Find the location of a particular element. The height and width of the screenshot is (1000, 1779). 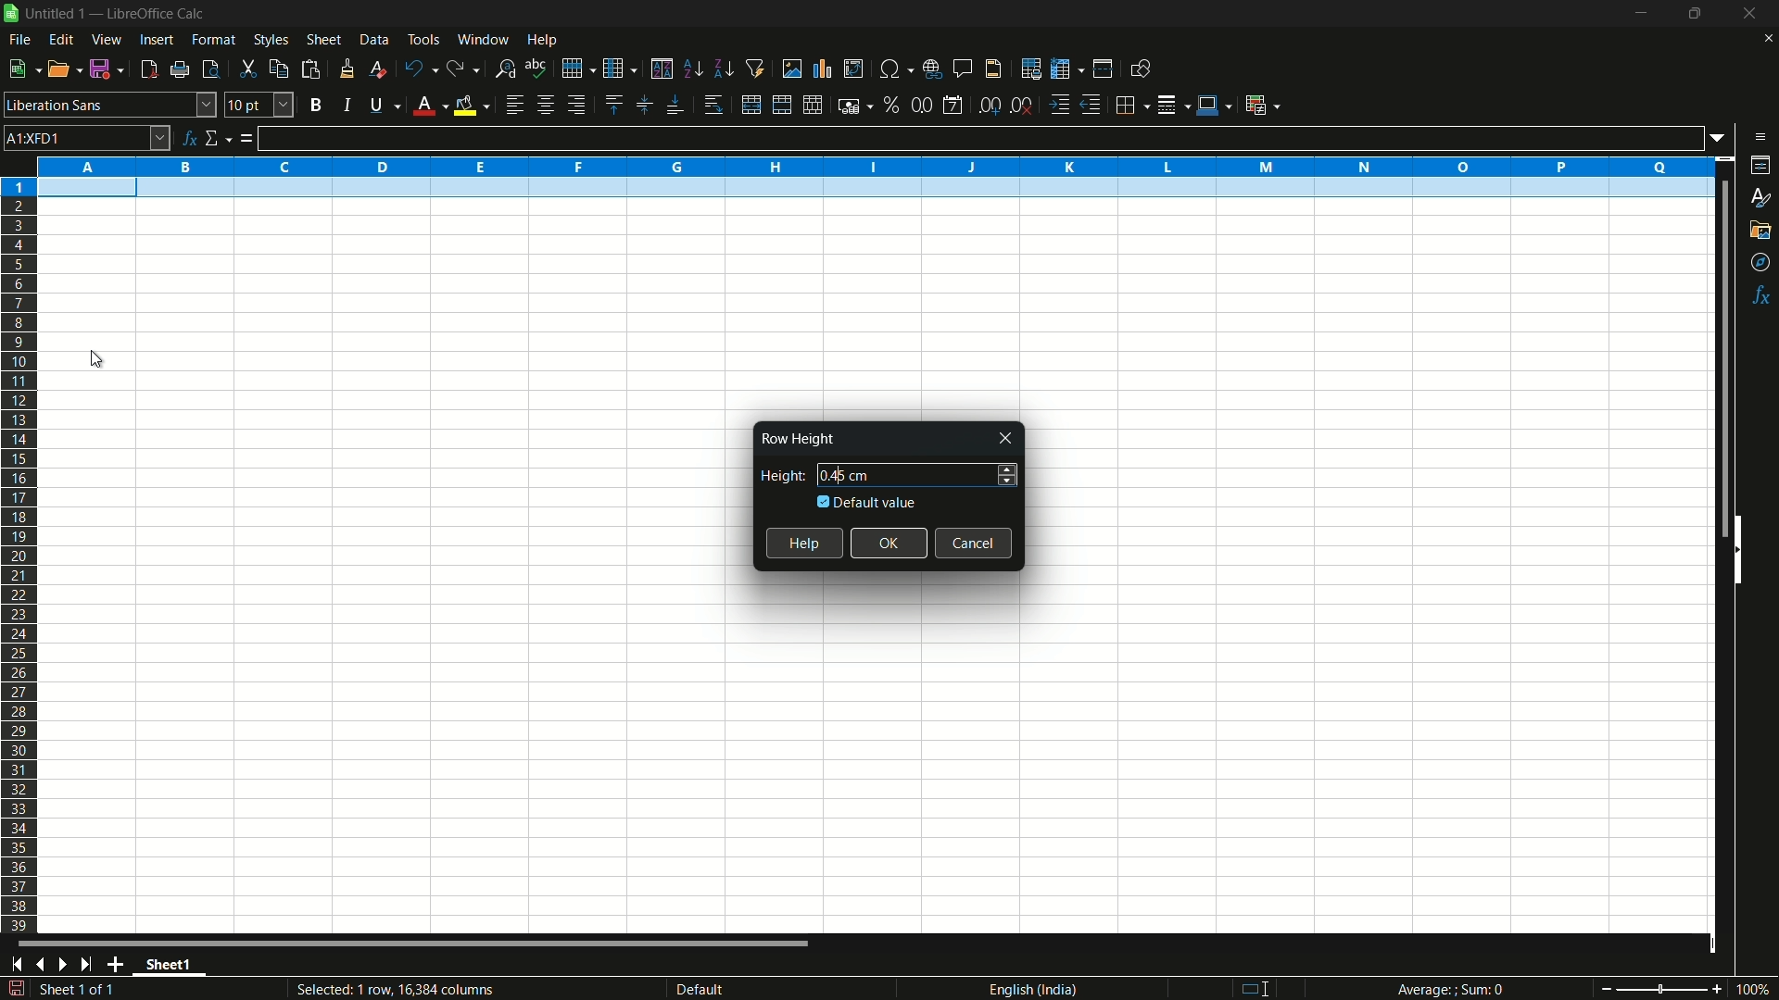

add decimal place is located at coordinates (992, 106).